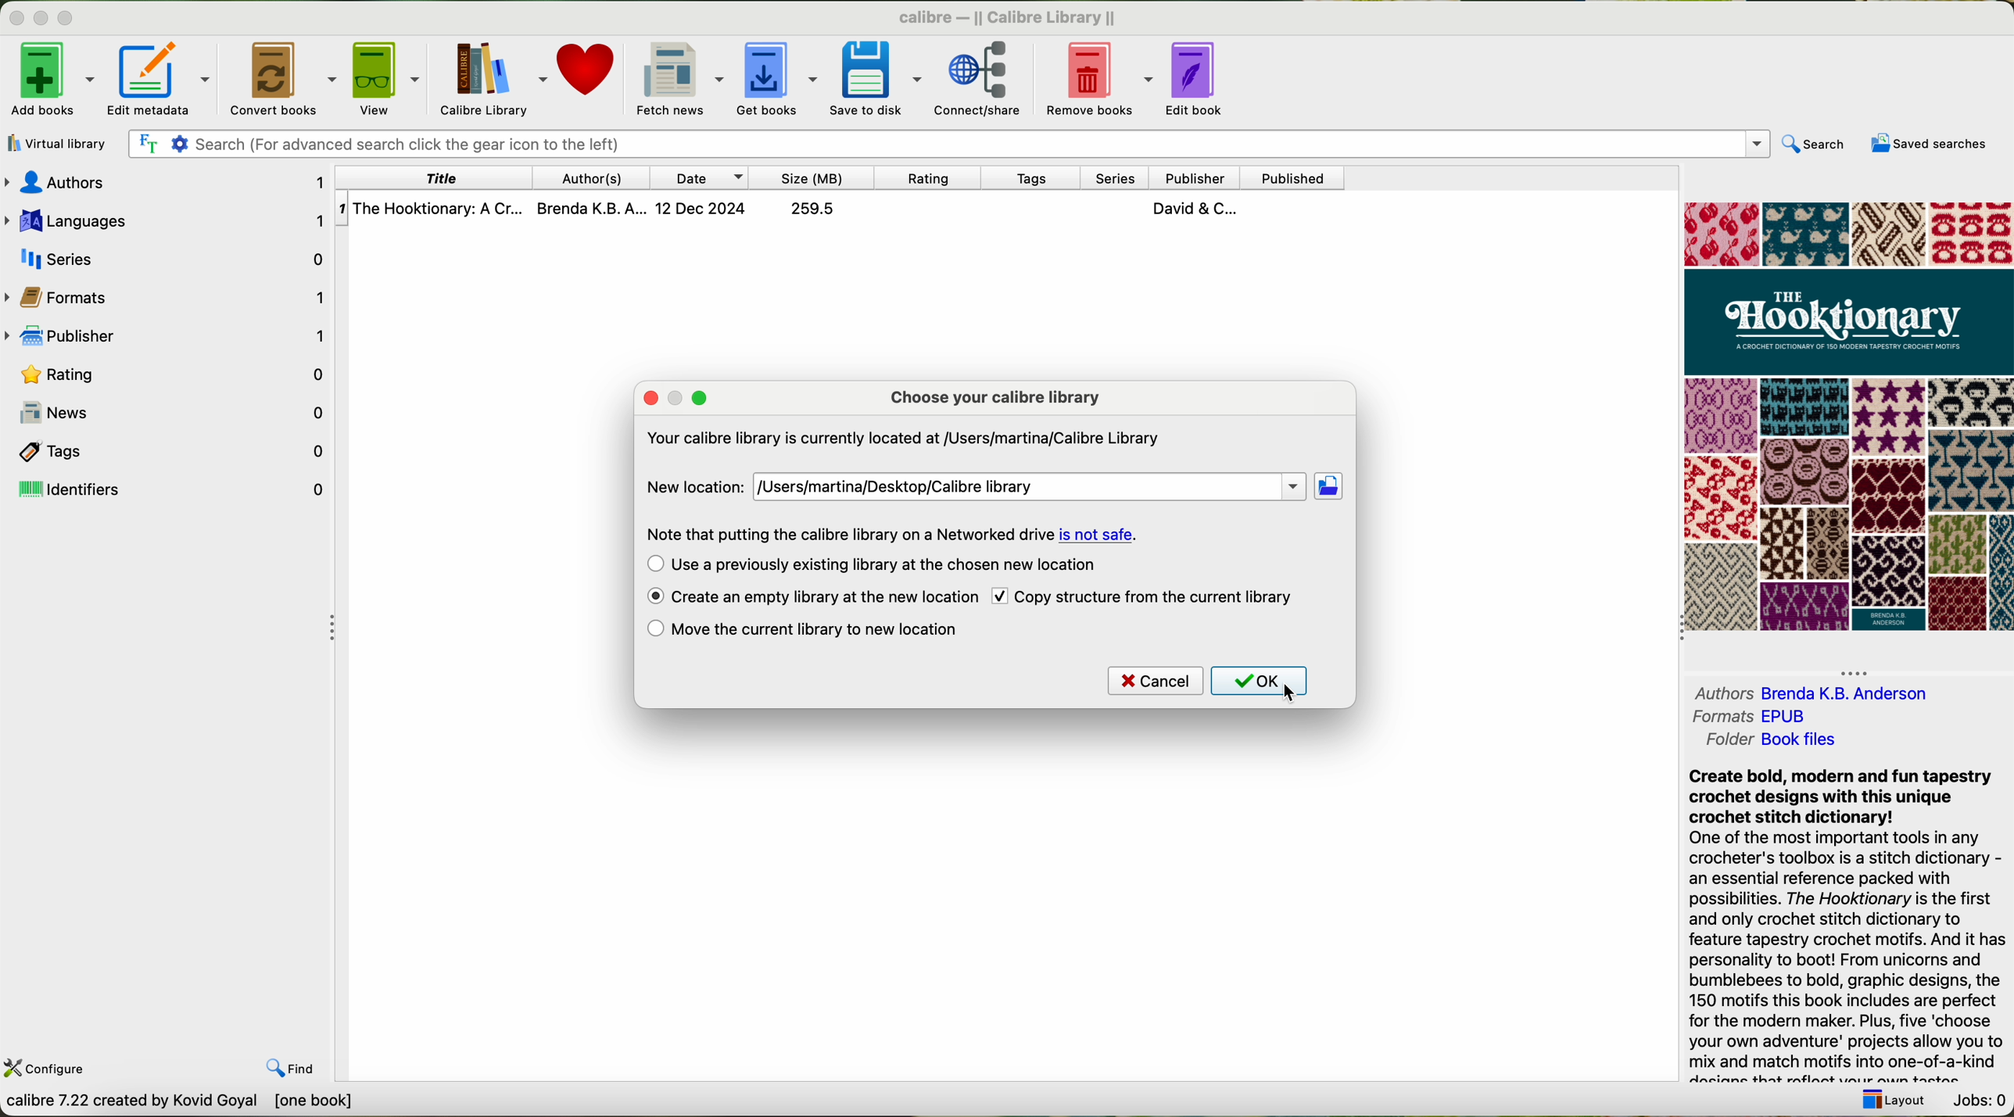 Image resolution: width=2014 pixels, height=1117 pixels. Describe the element at coordinates (15, 17) in the screenshot. I see `close program` at that location.